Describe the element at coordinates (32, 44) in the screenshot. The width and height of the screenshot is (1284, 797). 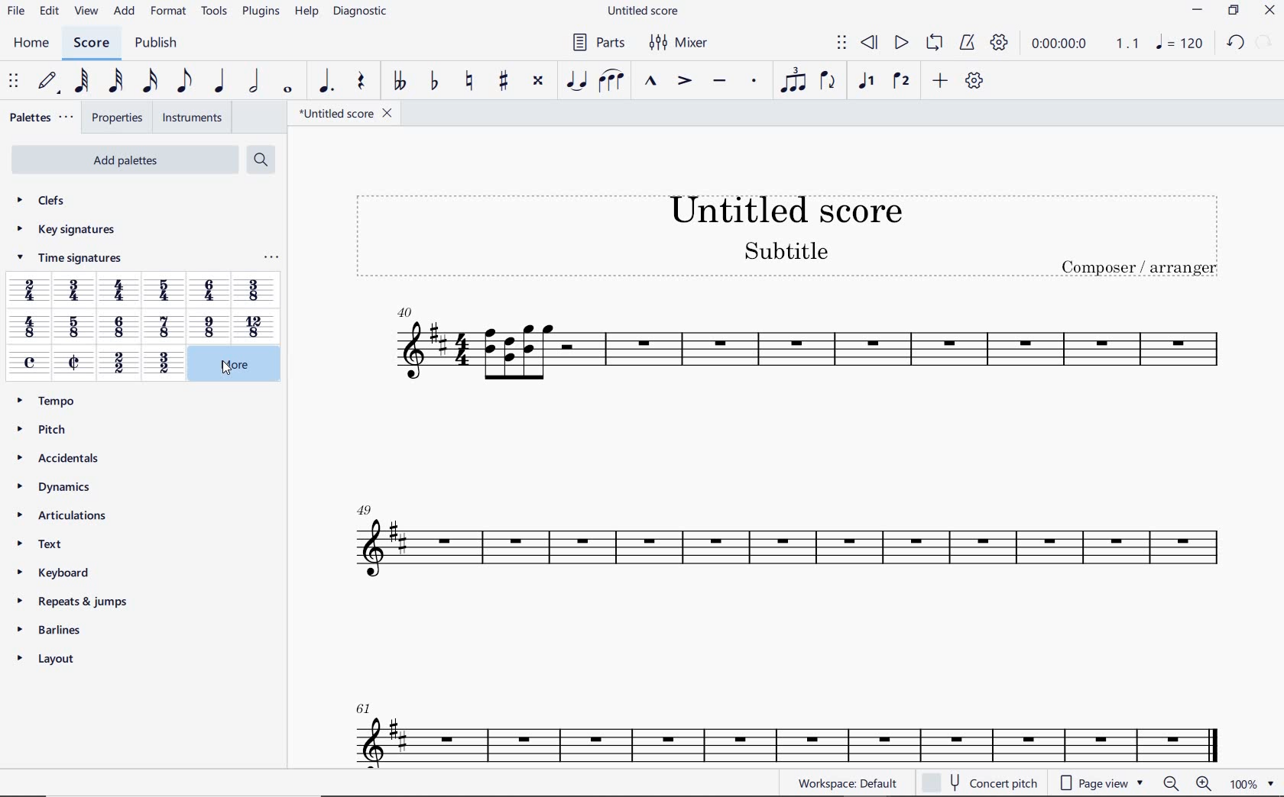
I see `HOME` at that location.